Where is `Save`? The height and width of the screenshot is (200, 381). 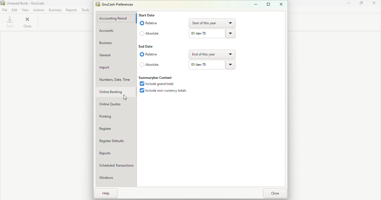
Save is located at coordinates (10, 23).